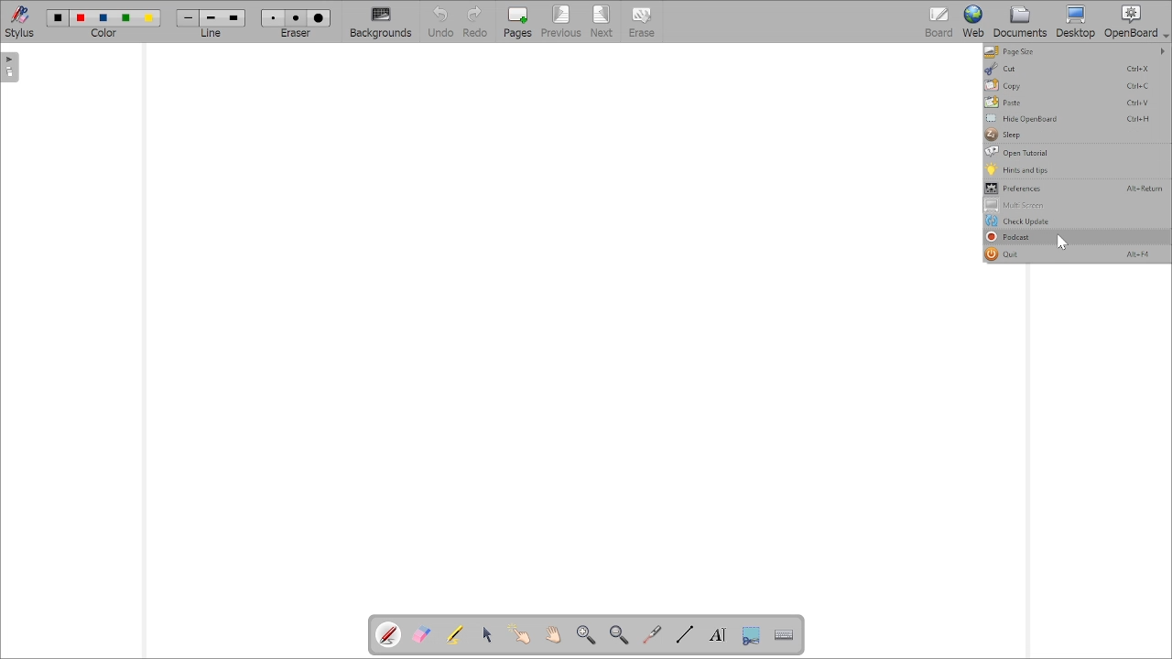 The height and width of the screenshot is (659, 1172). Describe the element at coordinates (1077, 102) in the screenshot. I see `Paste` at that location.